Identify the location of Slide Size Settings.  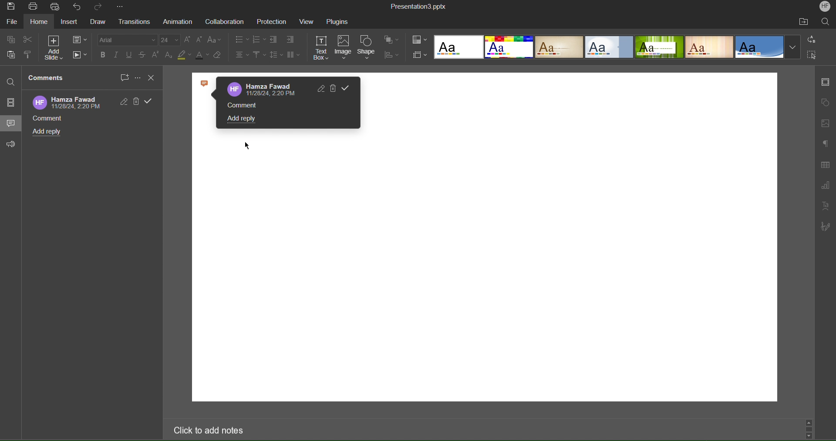
(420, 55).